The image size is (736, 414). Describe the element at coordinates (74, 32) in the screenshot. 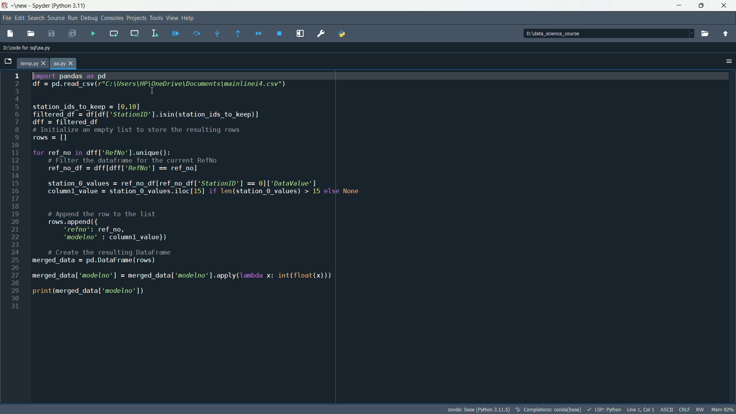

I see `save all files` at that location.